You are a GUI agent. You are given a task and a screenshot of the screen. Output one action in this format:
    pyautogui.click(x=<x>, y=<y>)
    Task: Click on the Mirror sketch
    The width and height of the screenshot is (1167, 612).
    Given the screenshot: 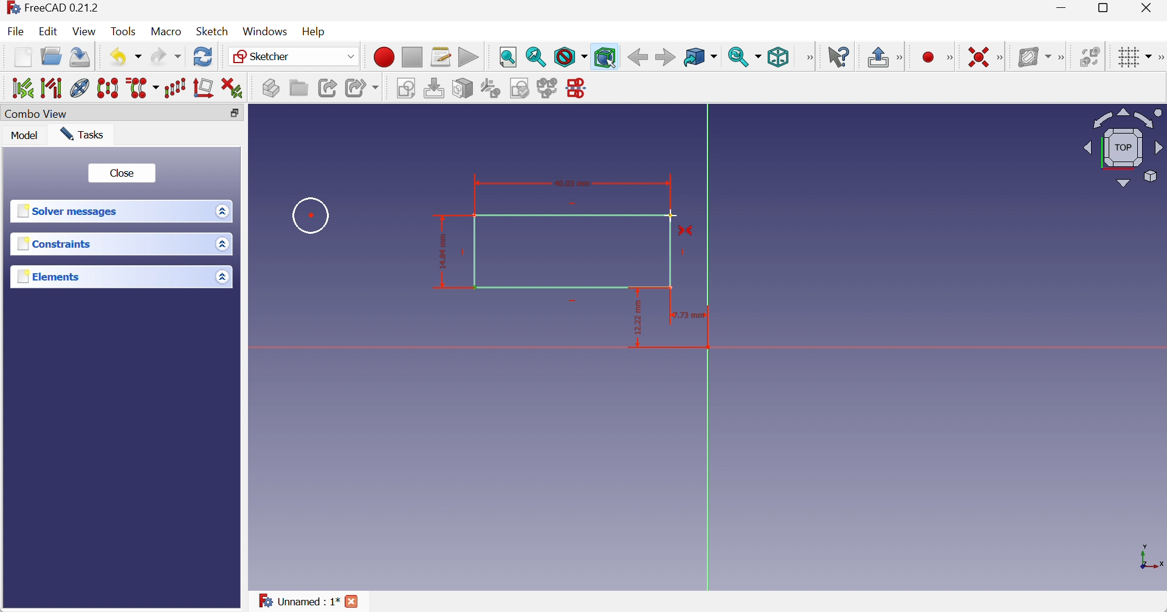 What is the action you would take?
    pyautogui.click(x=579, y=89)
    